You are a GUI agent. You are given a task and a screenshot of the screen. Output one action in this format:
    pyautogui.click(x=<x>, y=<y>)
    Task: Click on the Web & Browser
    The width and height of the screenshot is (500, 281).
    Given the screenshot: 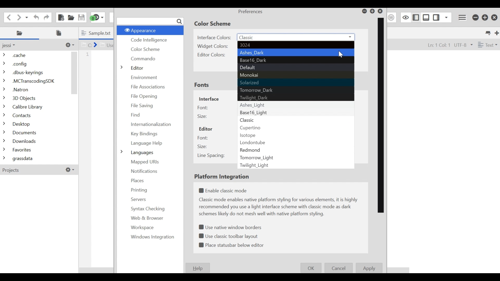 What is the action you would take?
    pyautogui.click(x=146, y=218)
    